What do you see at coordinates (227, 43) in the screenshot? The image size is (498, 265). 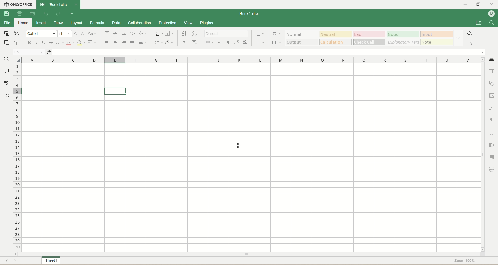 I see `comma style` at bounding box center [227, 43].